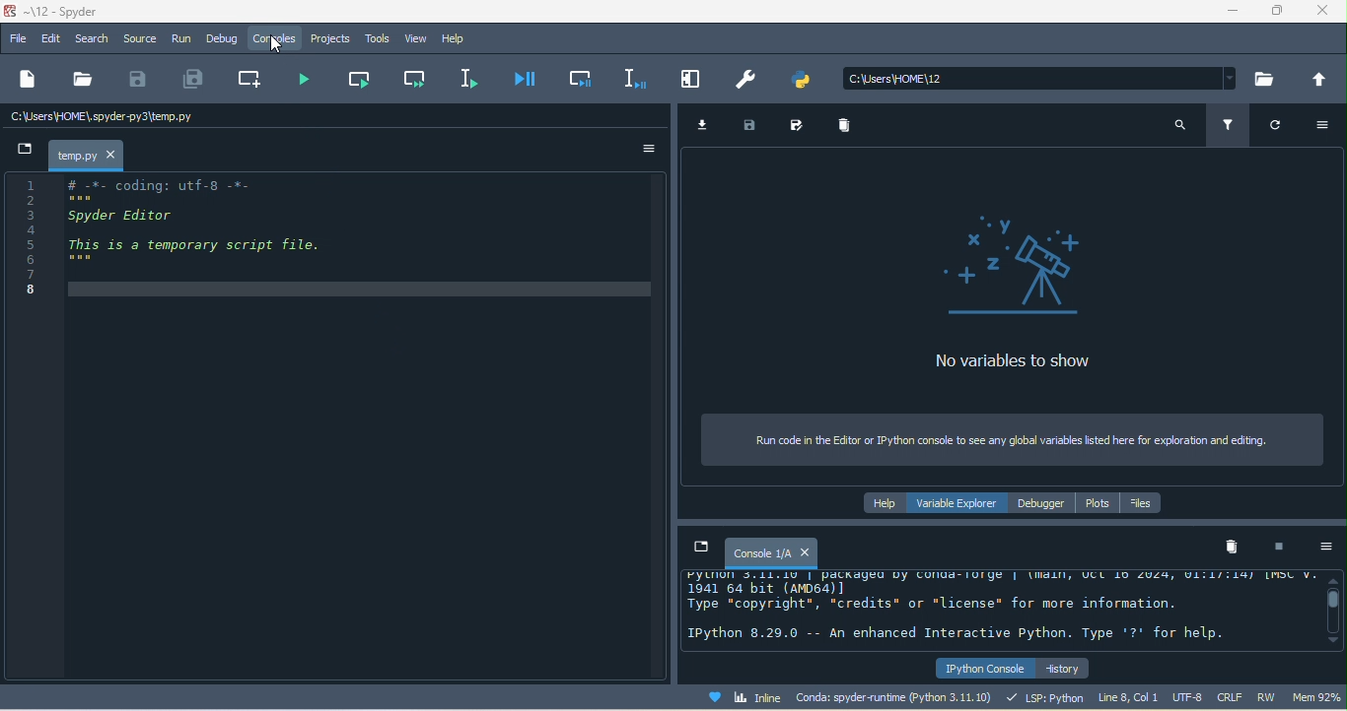 This screenshot has width=1347, height=711. I want to click on no variables to show, so click(1008, 292).